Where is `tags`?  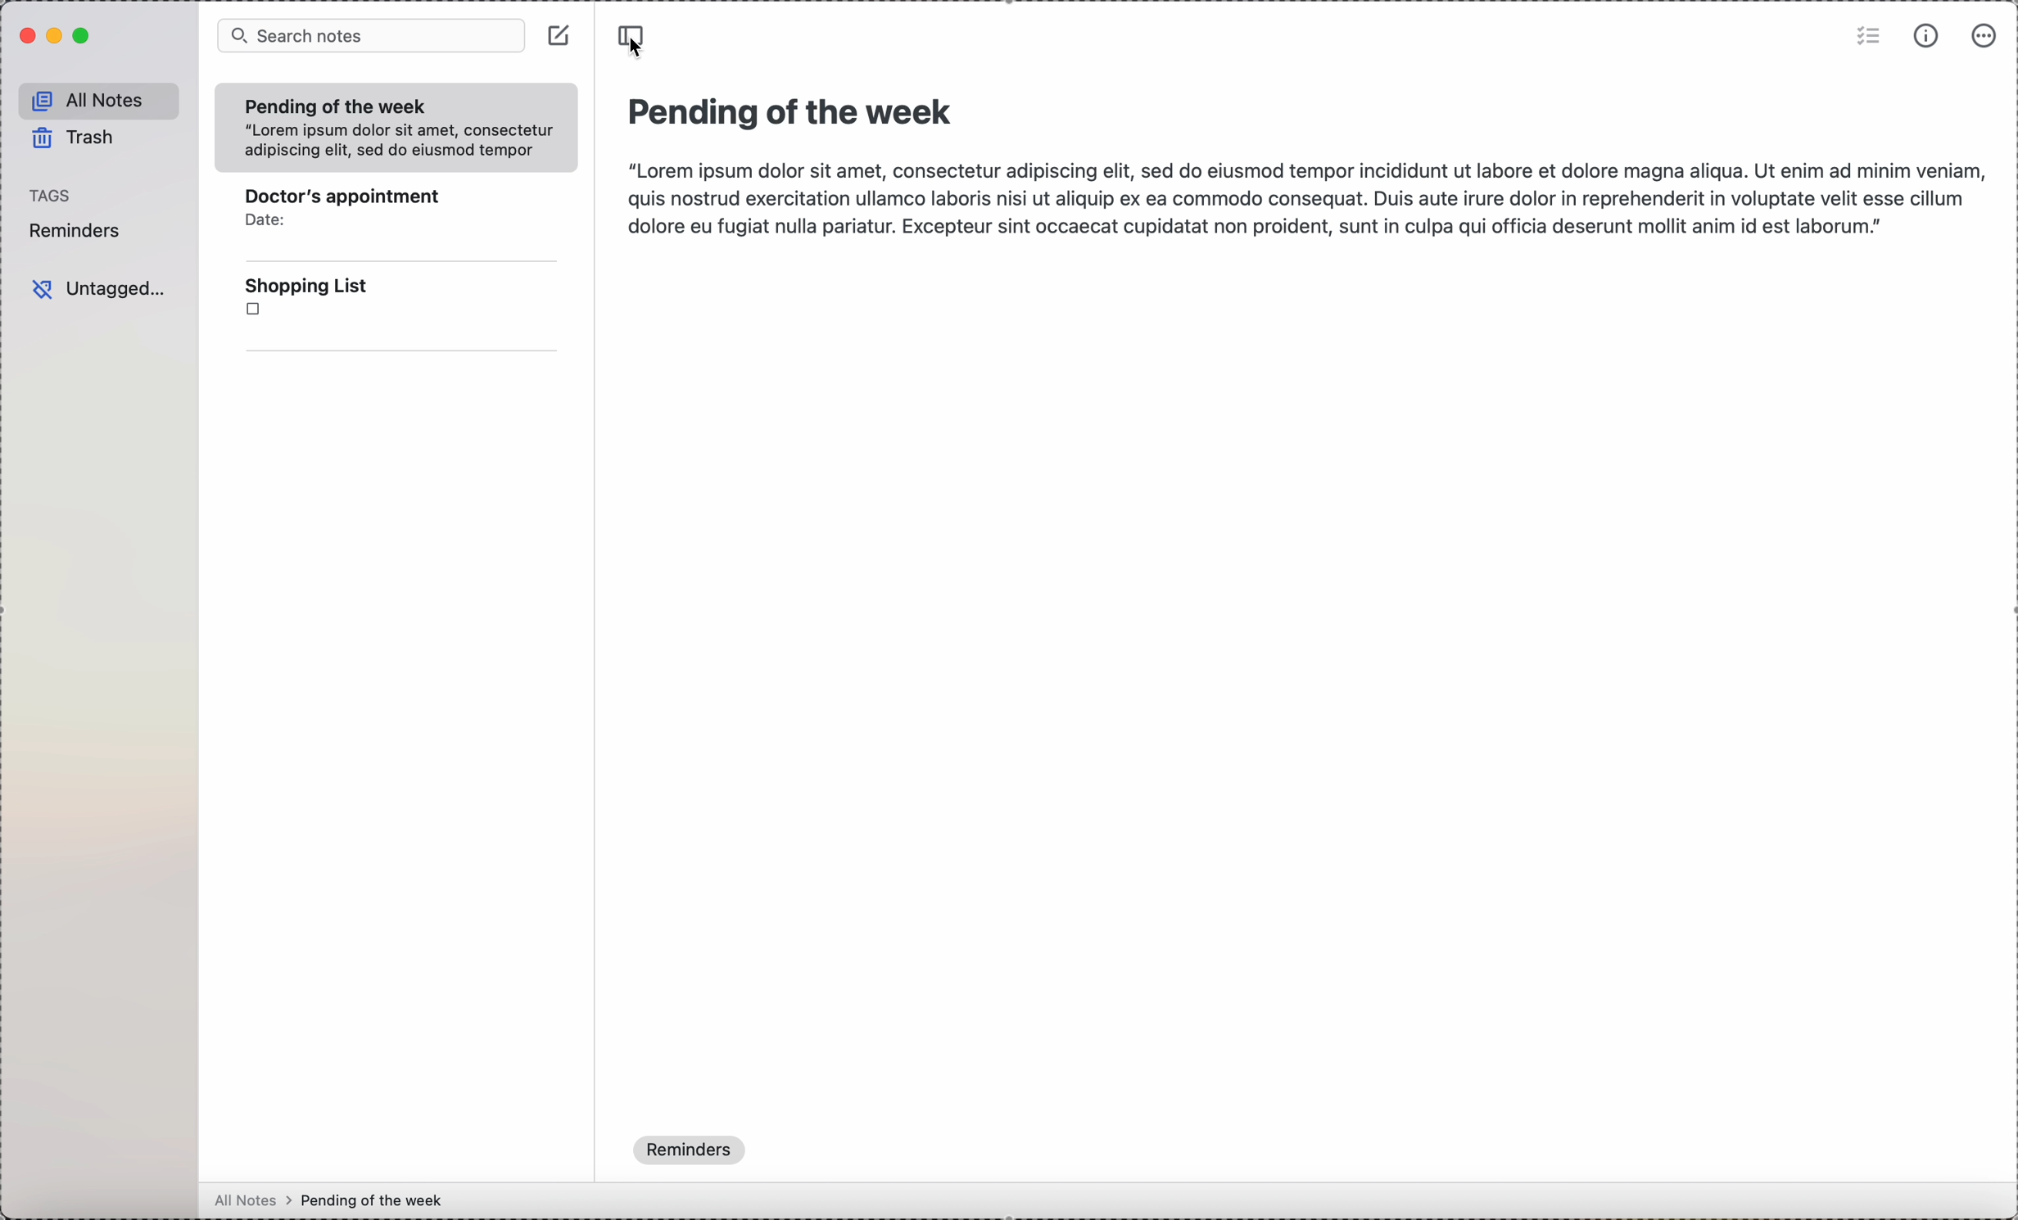 tags is located at coordinates (50, 193).